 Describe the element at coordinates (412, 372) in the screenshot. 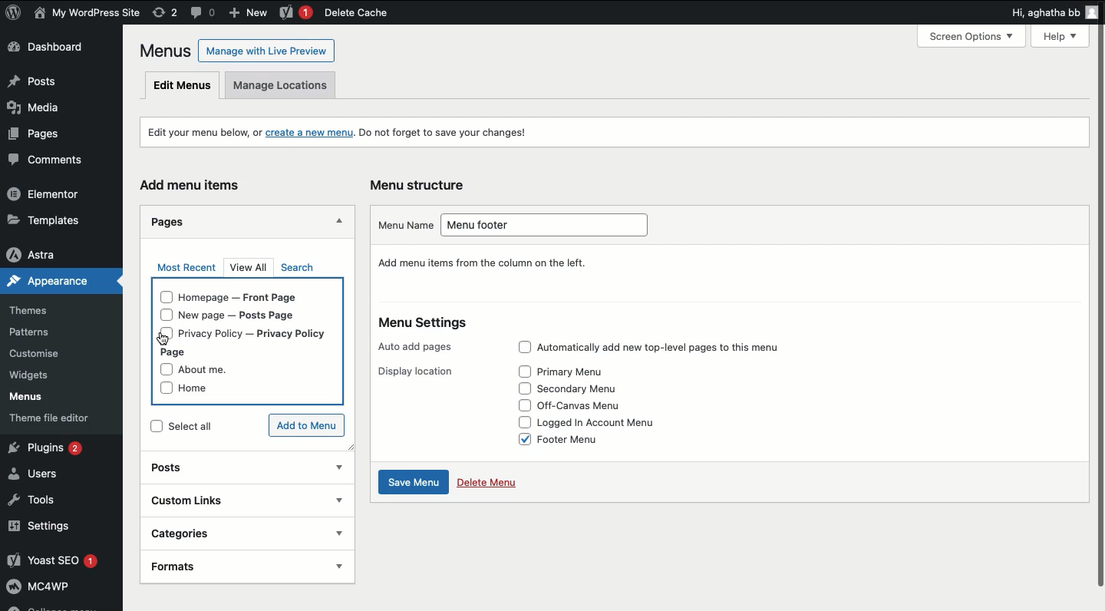

I see `Display location` at that location.